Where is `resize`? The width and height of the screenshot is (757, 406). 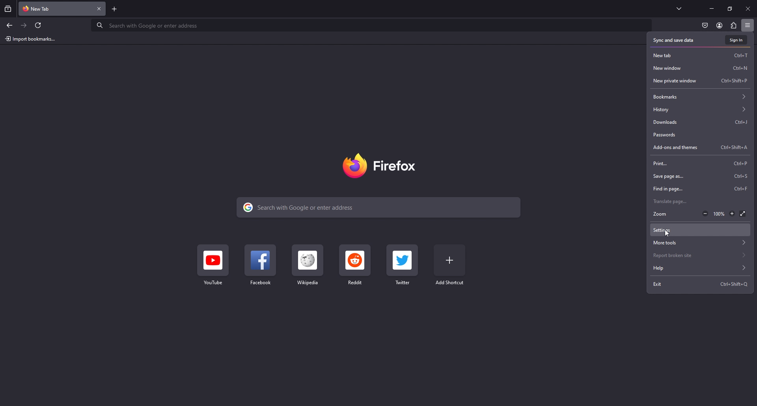 resize is located at coordinates (730, 9).